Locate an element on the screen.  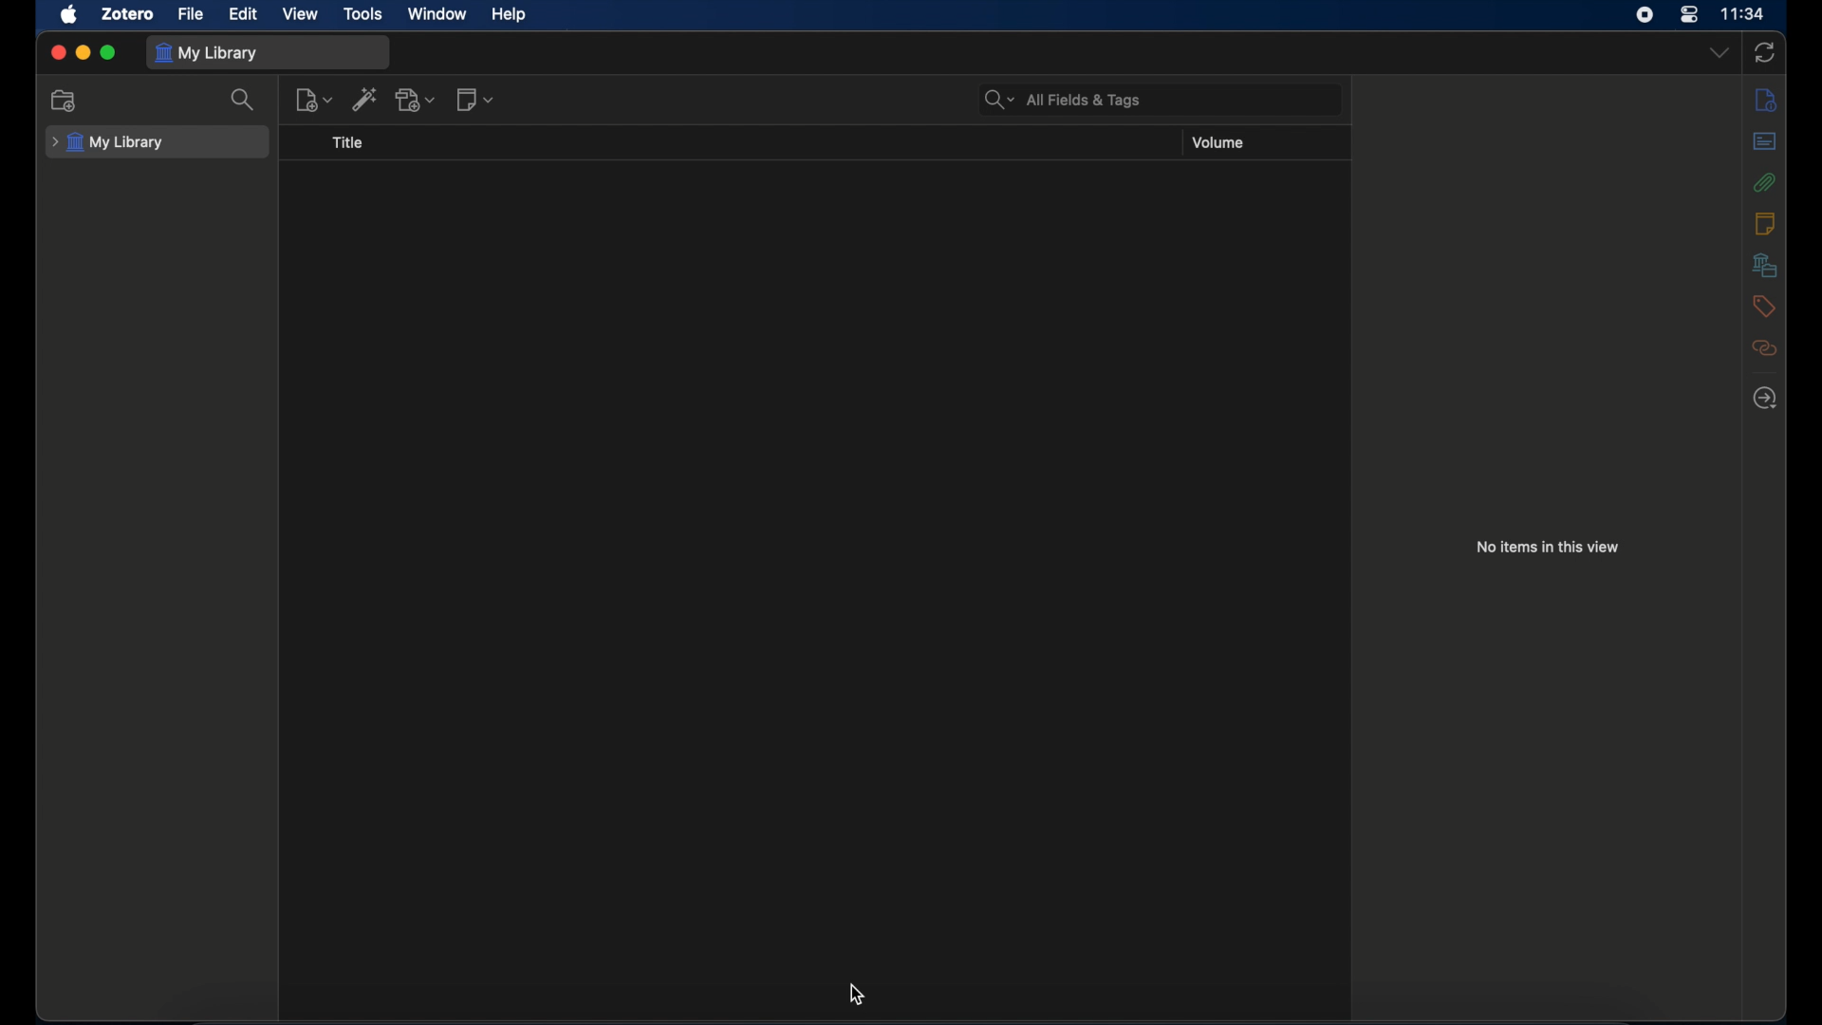
screen recorder is located at coordinates (1645, 15).